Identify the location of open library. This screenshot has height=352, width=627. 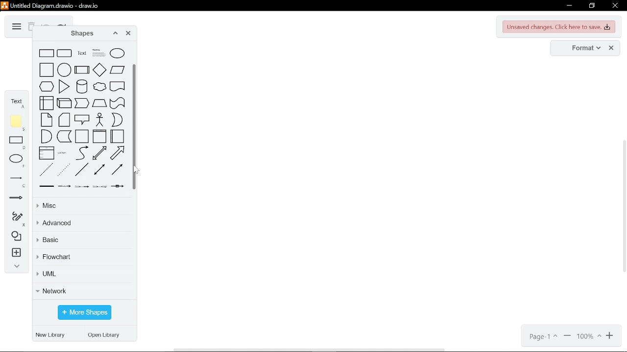
(106, 336).